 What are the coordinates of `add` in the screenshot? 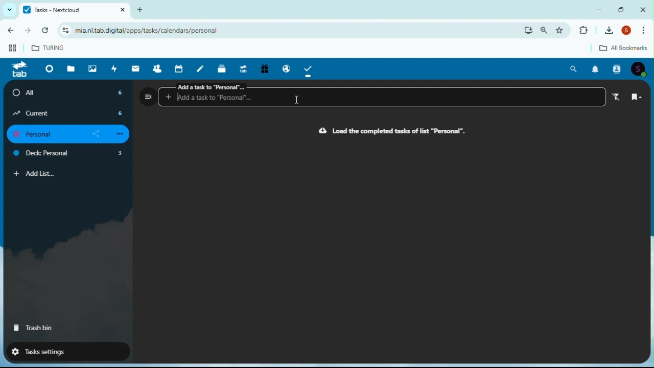 It's located at (144, 9).